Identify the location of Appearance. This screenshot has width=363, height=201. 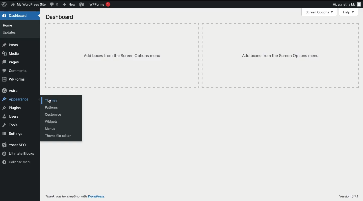
(16, 100).